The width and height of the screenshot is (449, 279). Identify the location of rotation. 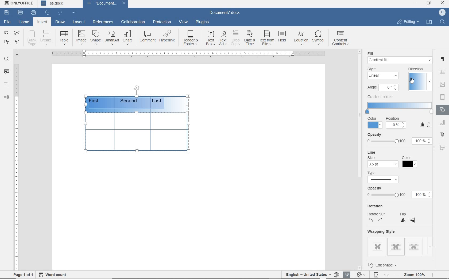
(377, 205).